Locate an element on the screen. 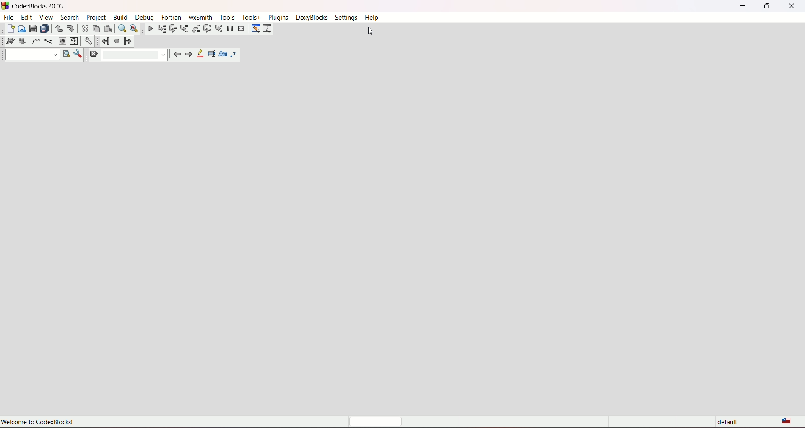 Image resolution: width=805 pixels, height=428 pixels. tools+ is located at coordinates (250, 17).